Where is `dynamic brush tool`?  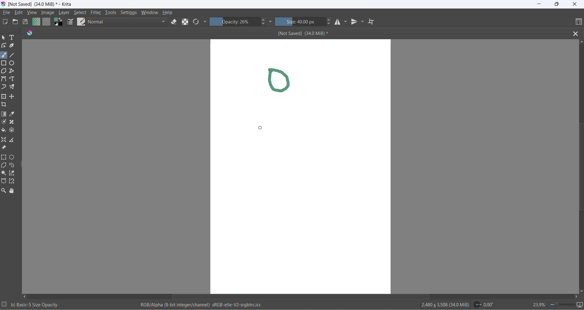 dynamic brush tool is located at coordinates (5, 87).